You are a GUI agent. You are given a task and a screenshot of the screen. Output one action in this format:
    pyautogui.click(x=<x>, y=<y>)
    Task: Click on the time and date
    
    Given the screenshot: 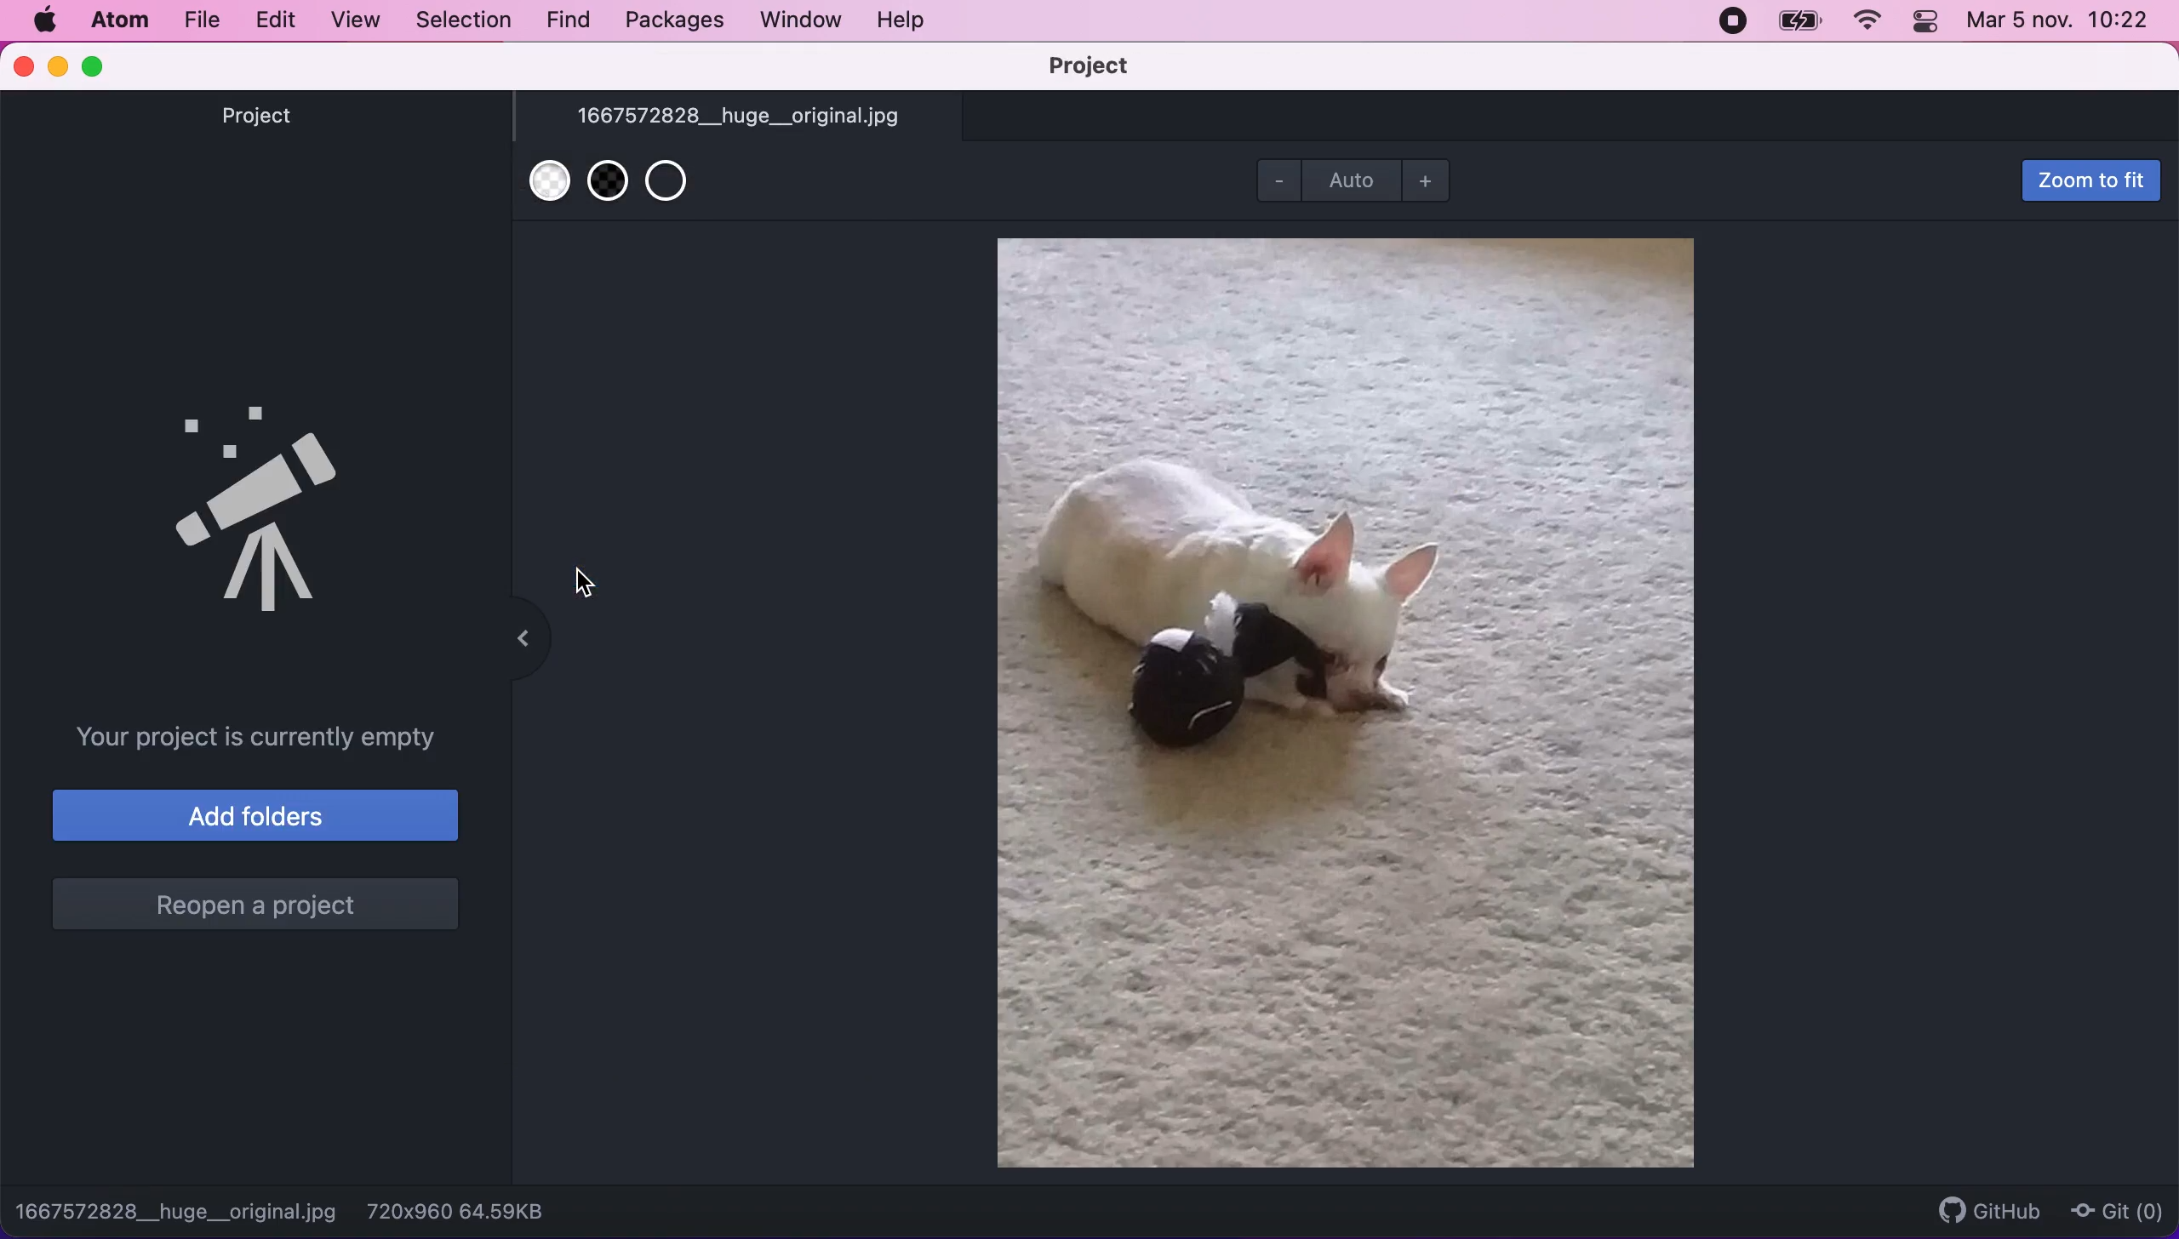 What is the action you would take?
    pyautogui.click(x=2061, y=22)
    